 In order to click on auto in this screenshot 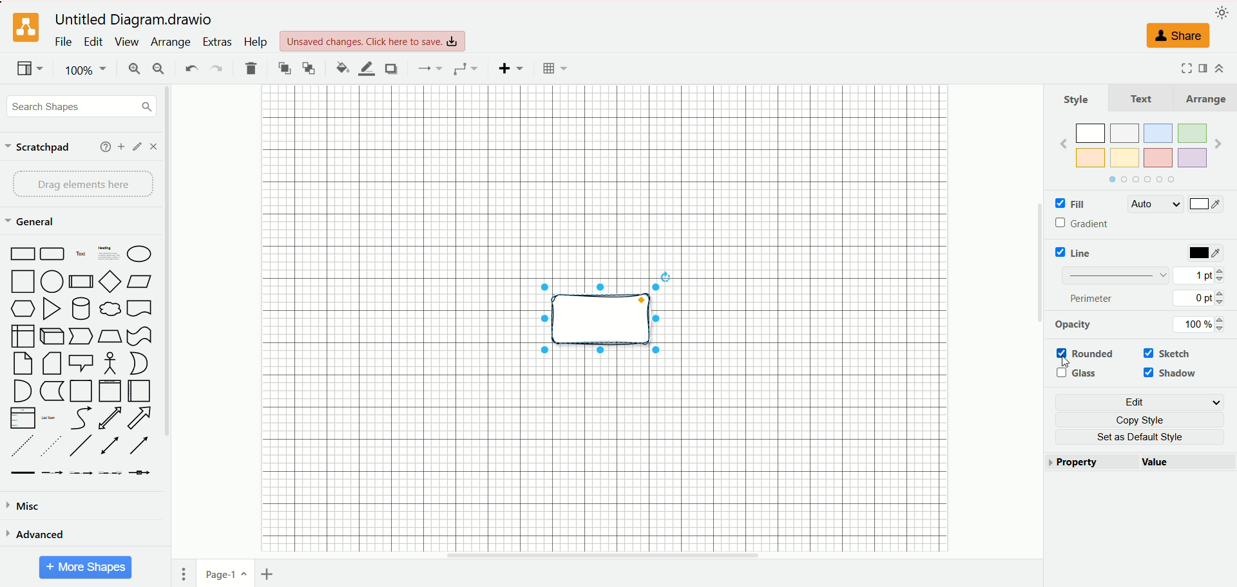, I will do `click(1154, 204)`.